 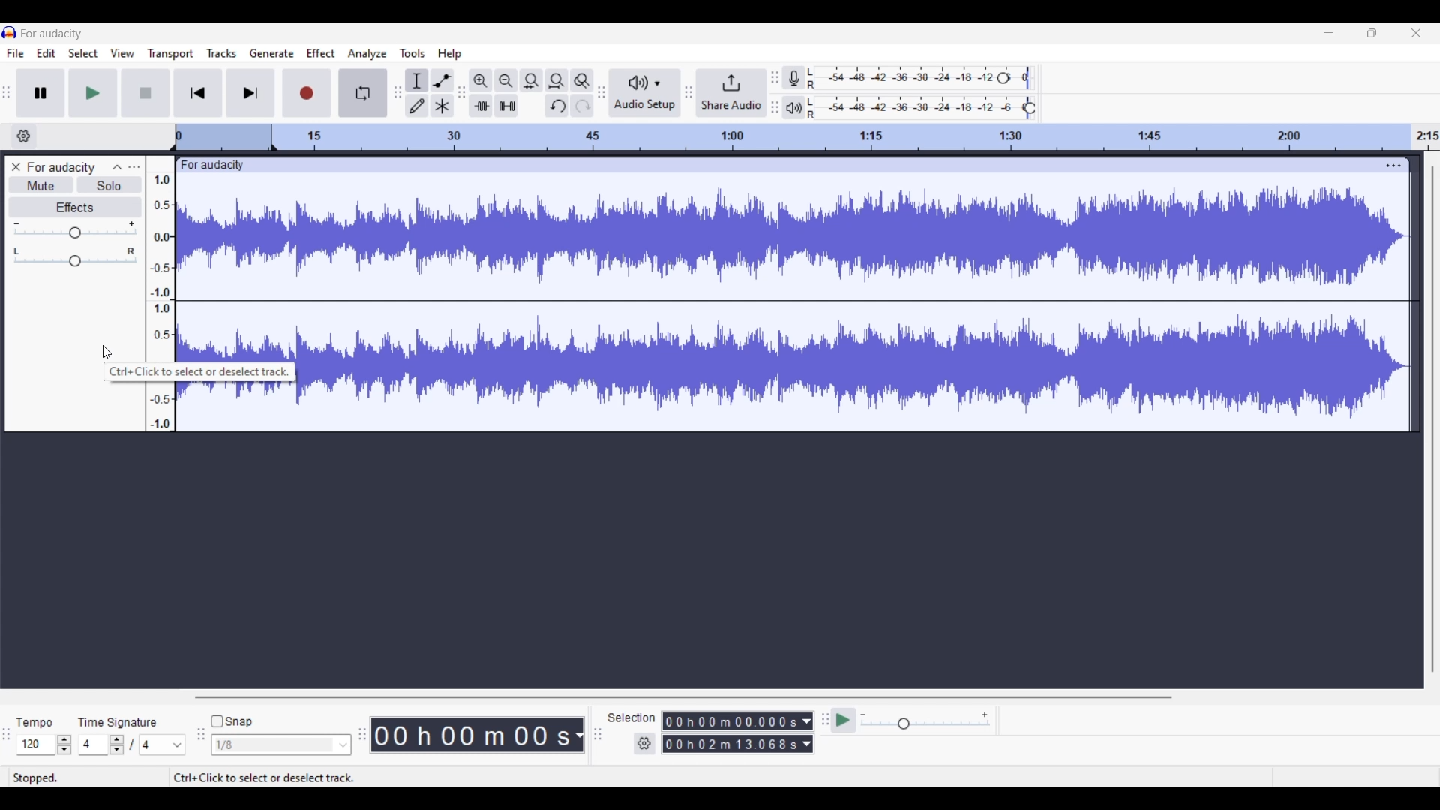 I want to click on Description of current selection, so click(x=272, y=778).